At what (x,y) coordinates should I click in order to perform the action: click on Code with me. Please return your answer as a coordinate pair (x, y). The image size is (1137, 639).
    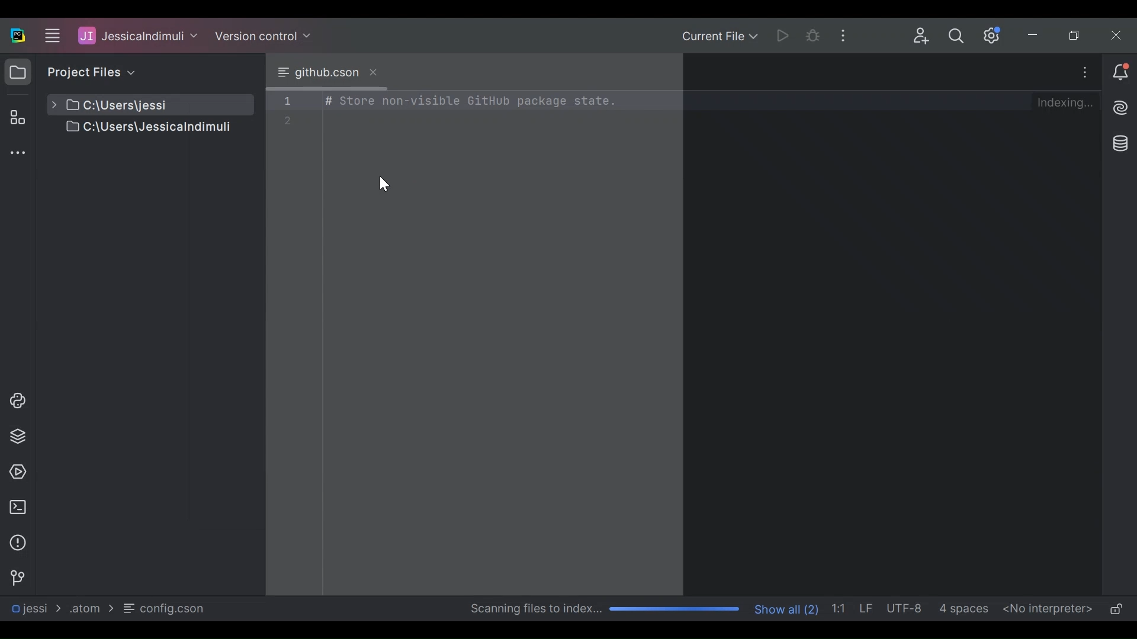
    Looking at the image, I should click on (921, 37).